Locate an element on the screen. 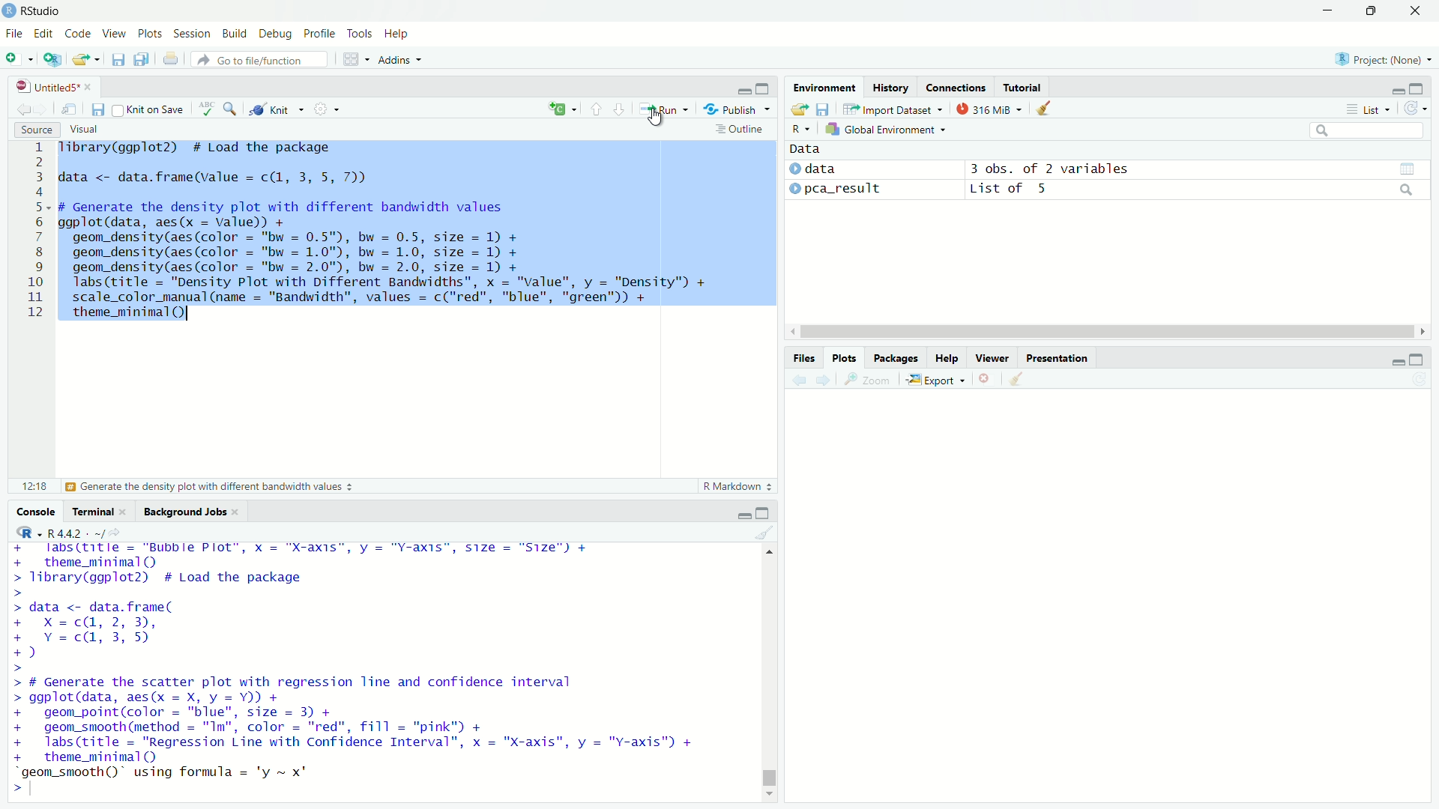 The height and width of the screenshot is (809, 1439). Publish is located at coordinates (736, 108).